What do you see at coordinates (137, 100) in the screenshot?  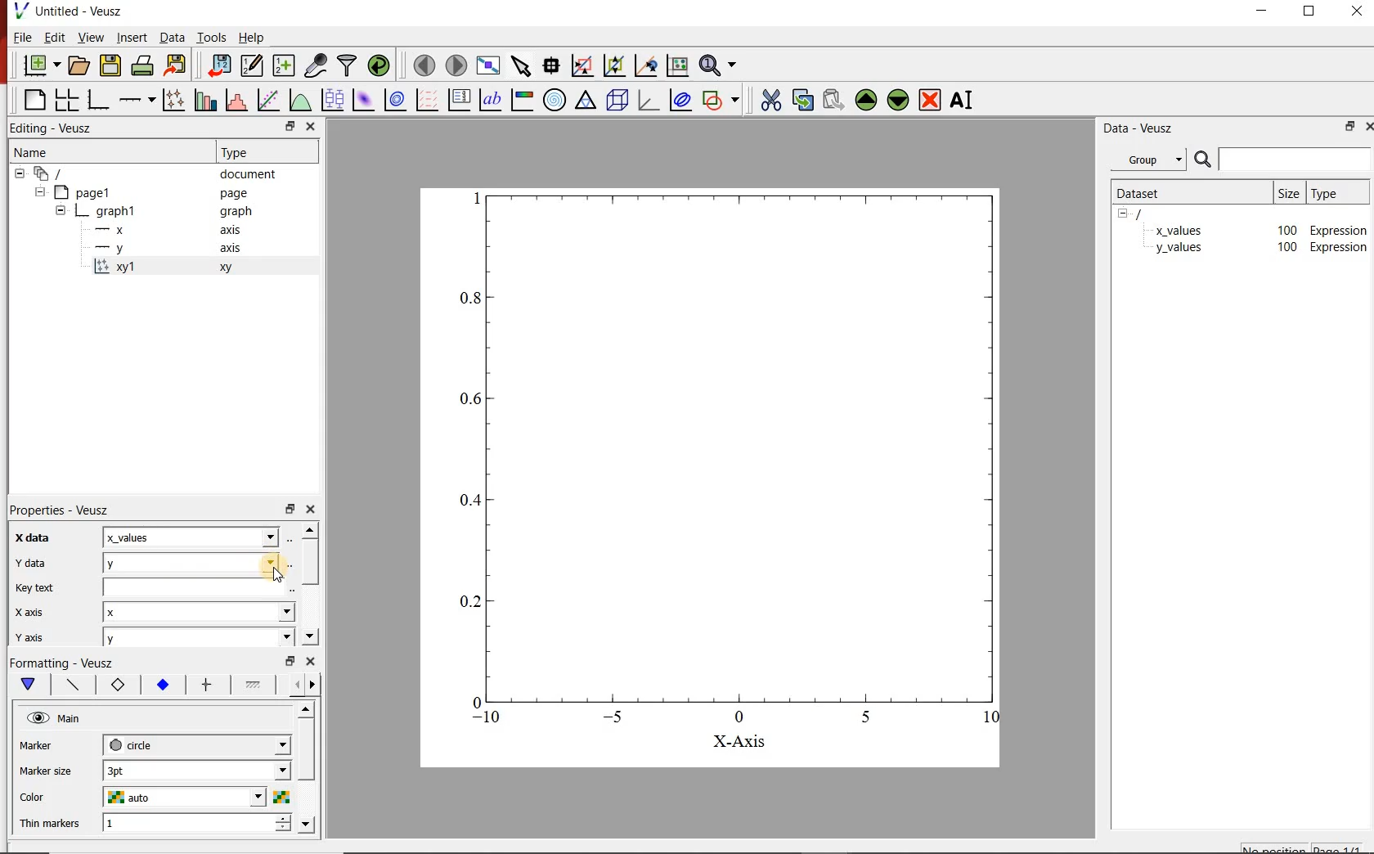 I see `add axis on the plot` at bounding box center [137, 100].